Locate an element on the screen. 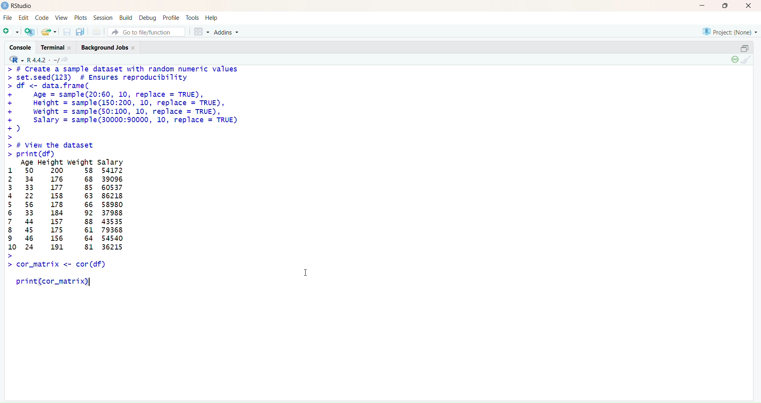  Go to file/function is located at coordinates (146, 32).